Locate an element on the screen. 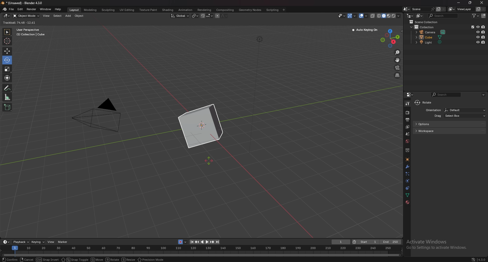 The image size is (488, 262). jump to endpoint is located at coordinates (218, 242).